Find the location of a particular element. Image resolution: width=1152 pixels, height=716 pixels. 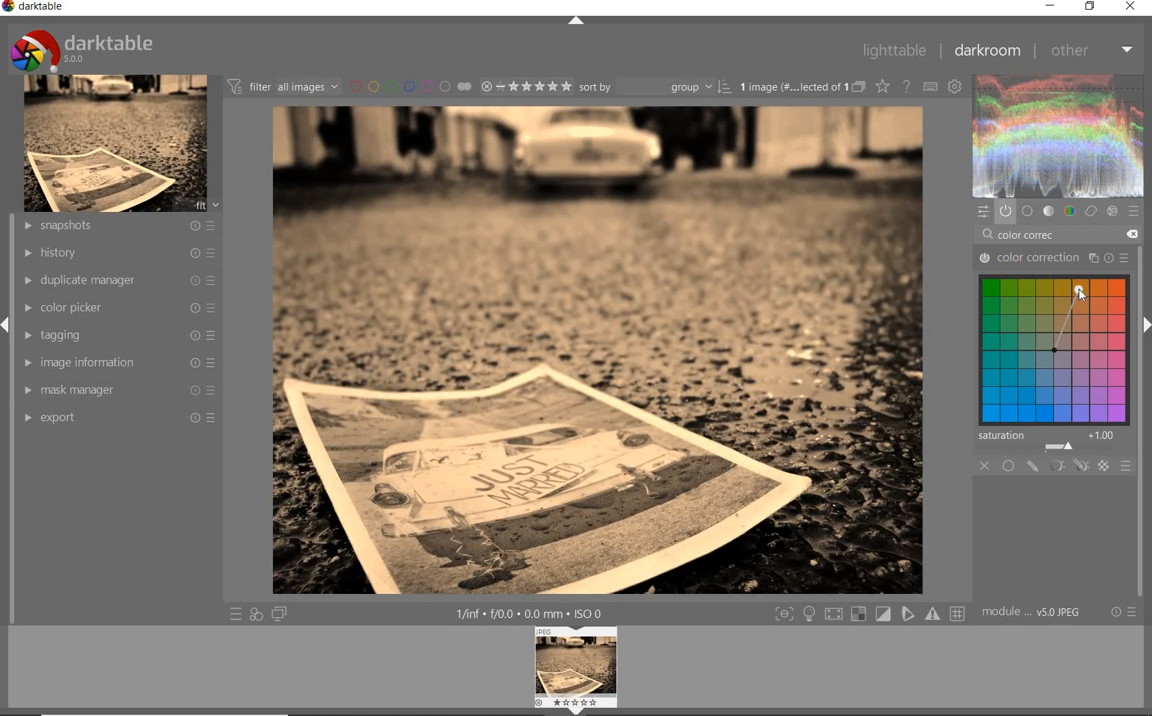

quick access panel is located at coordinates (983, 212).